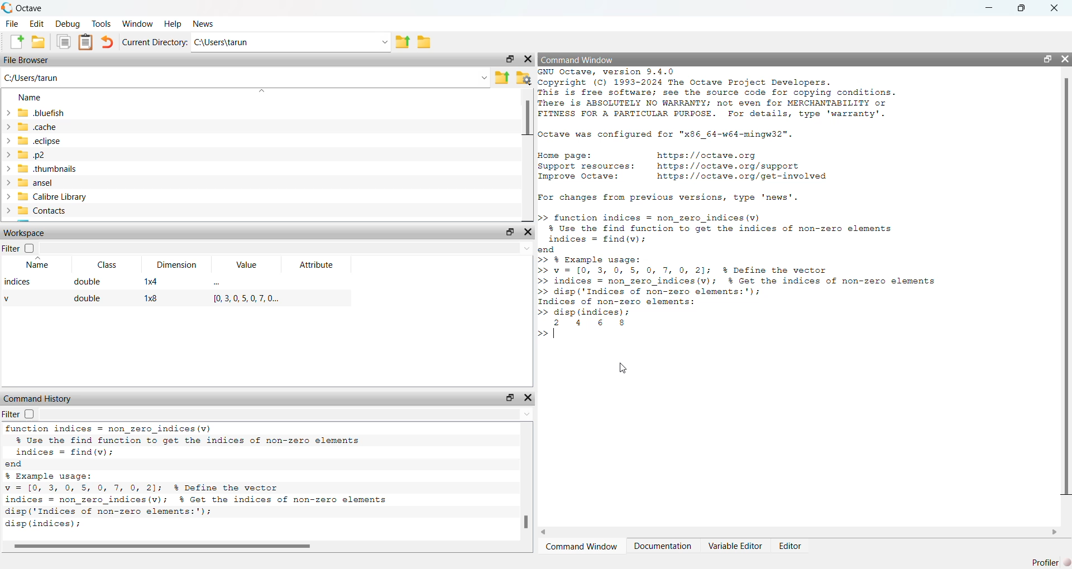  What do you see at coordinates (319, 266) in the screenshot?
I see `Attribute` at bounding box center [319, 266].